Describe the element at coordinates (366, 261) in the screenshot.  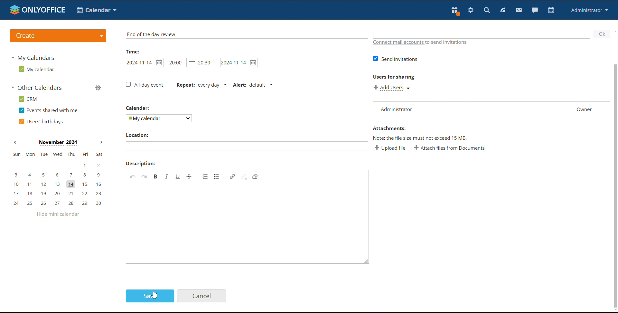
I see `Resize box` at that location.